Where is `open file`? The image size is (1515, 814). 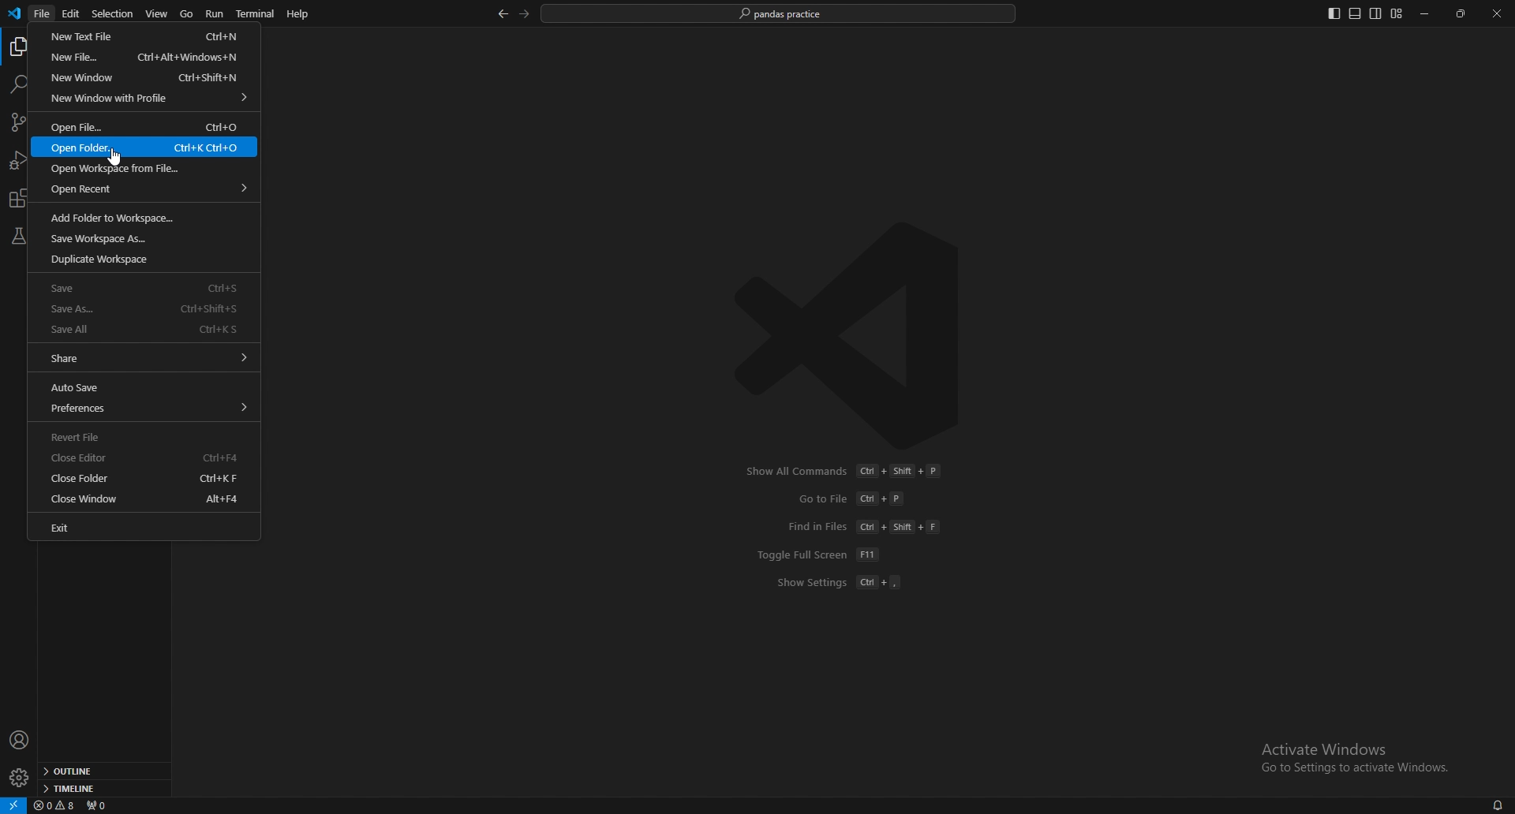 open file is located at coordinates (144, 126).